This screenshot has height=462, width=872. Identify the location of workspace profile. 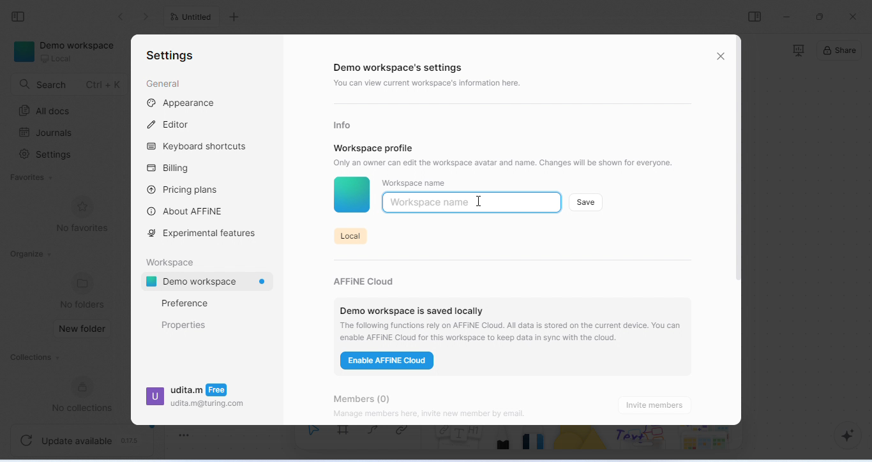
(374, 147).